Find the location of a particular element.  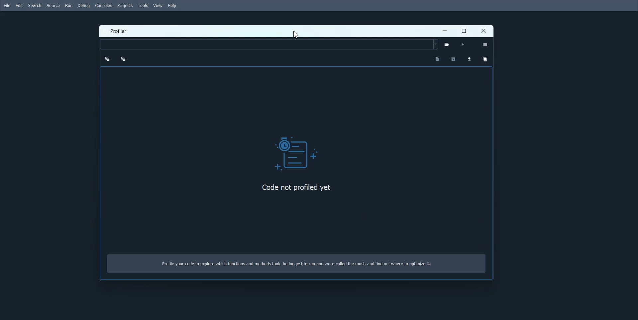

Profiler is located at coordinates (122, 31).